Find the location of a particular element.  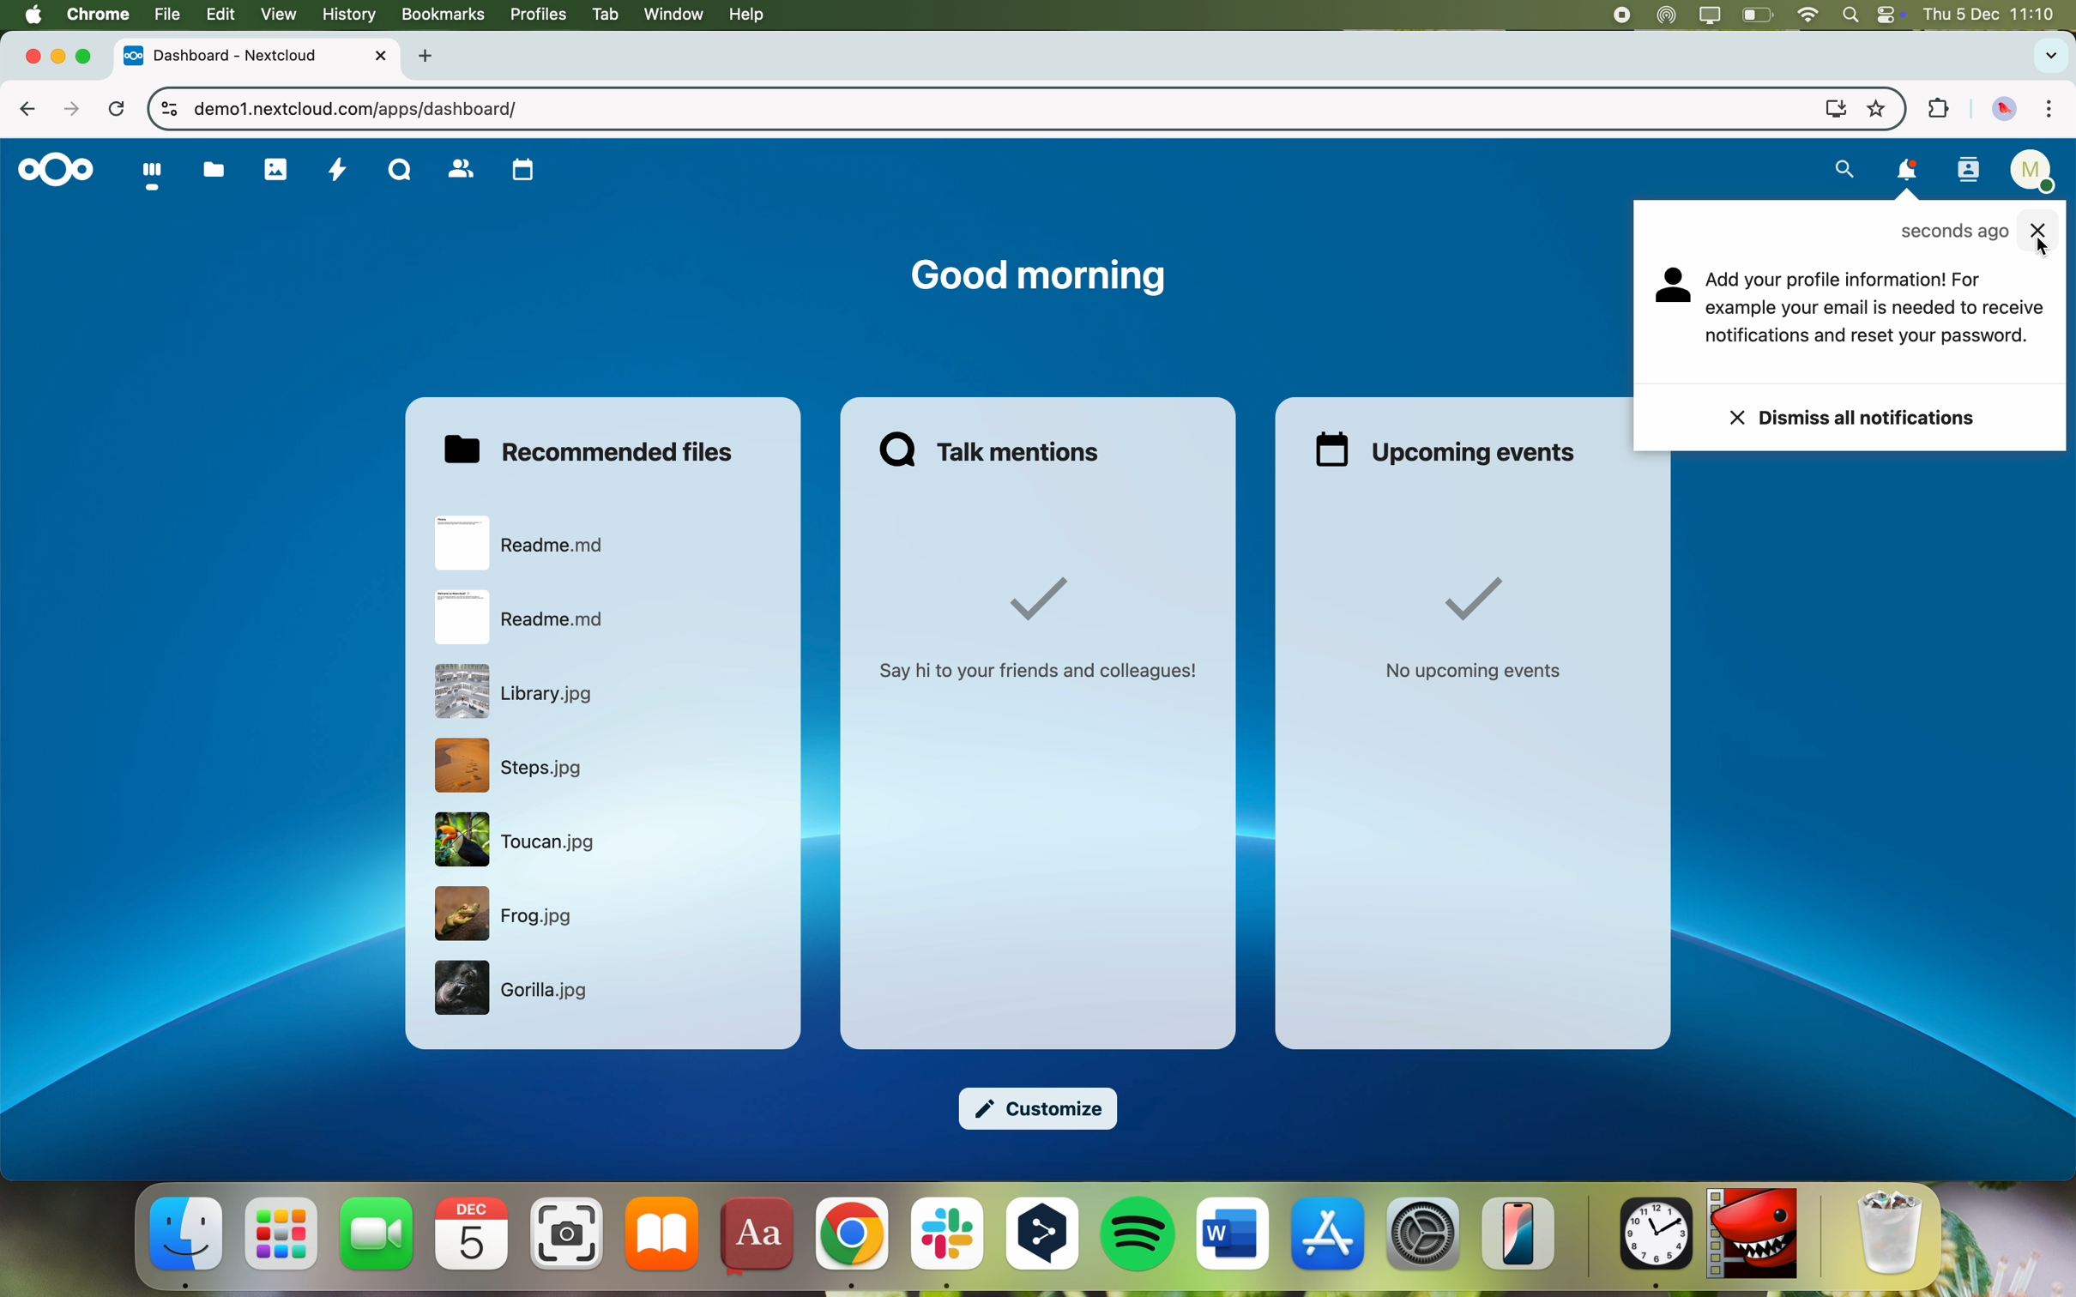

date and hour is located at coordinates (1997, 15).